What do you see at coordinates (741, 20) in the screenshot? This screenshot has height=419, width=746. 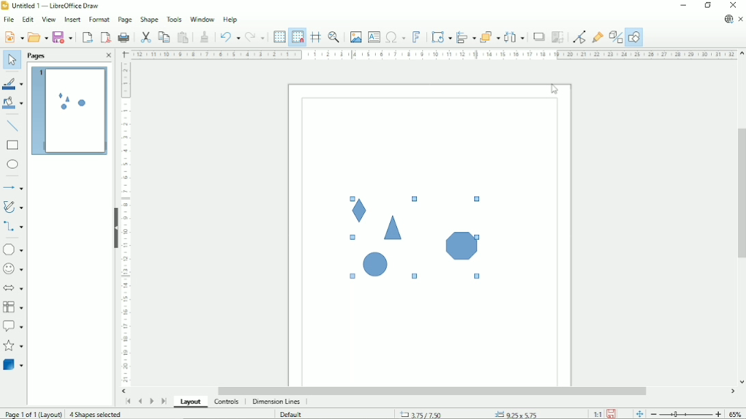 I see `Close document` at bounding box center [741, 20].